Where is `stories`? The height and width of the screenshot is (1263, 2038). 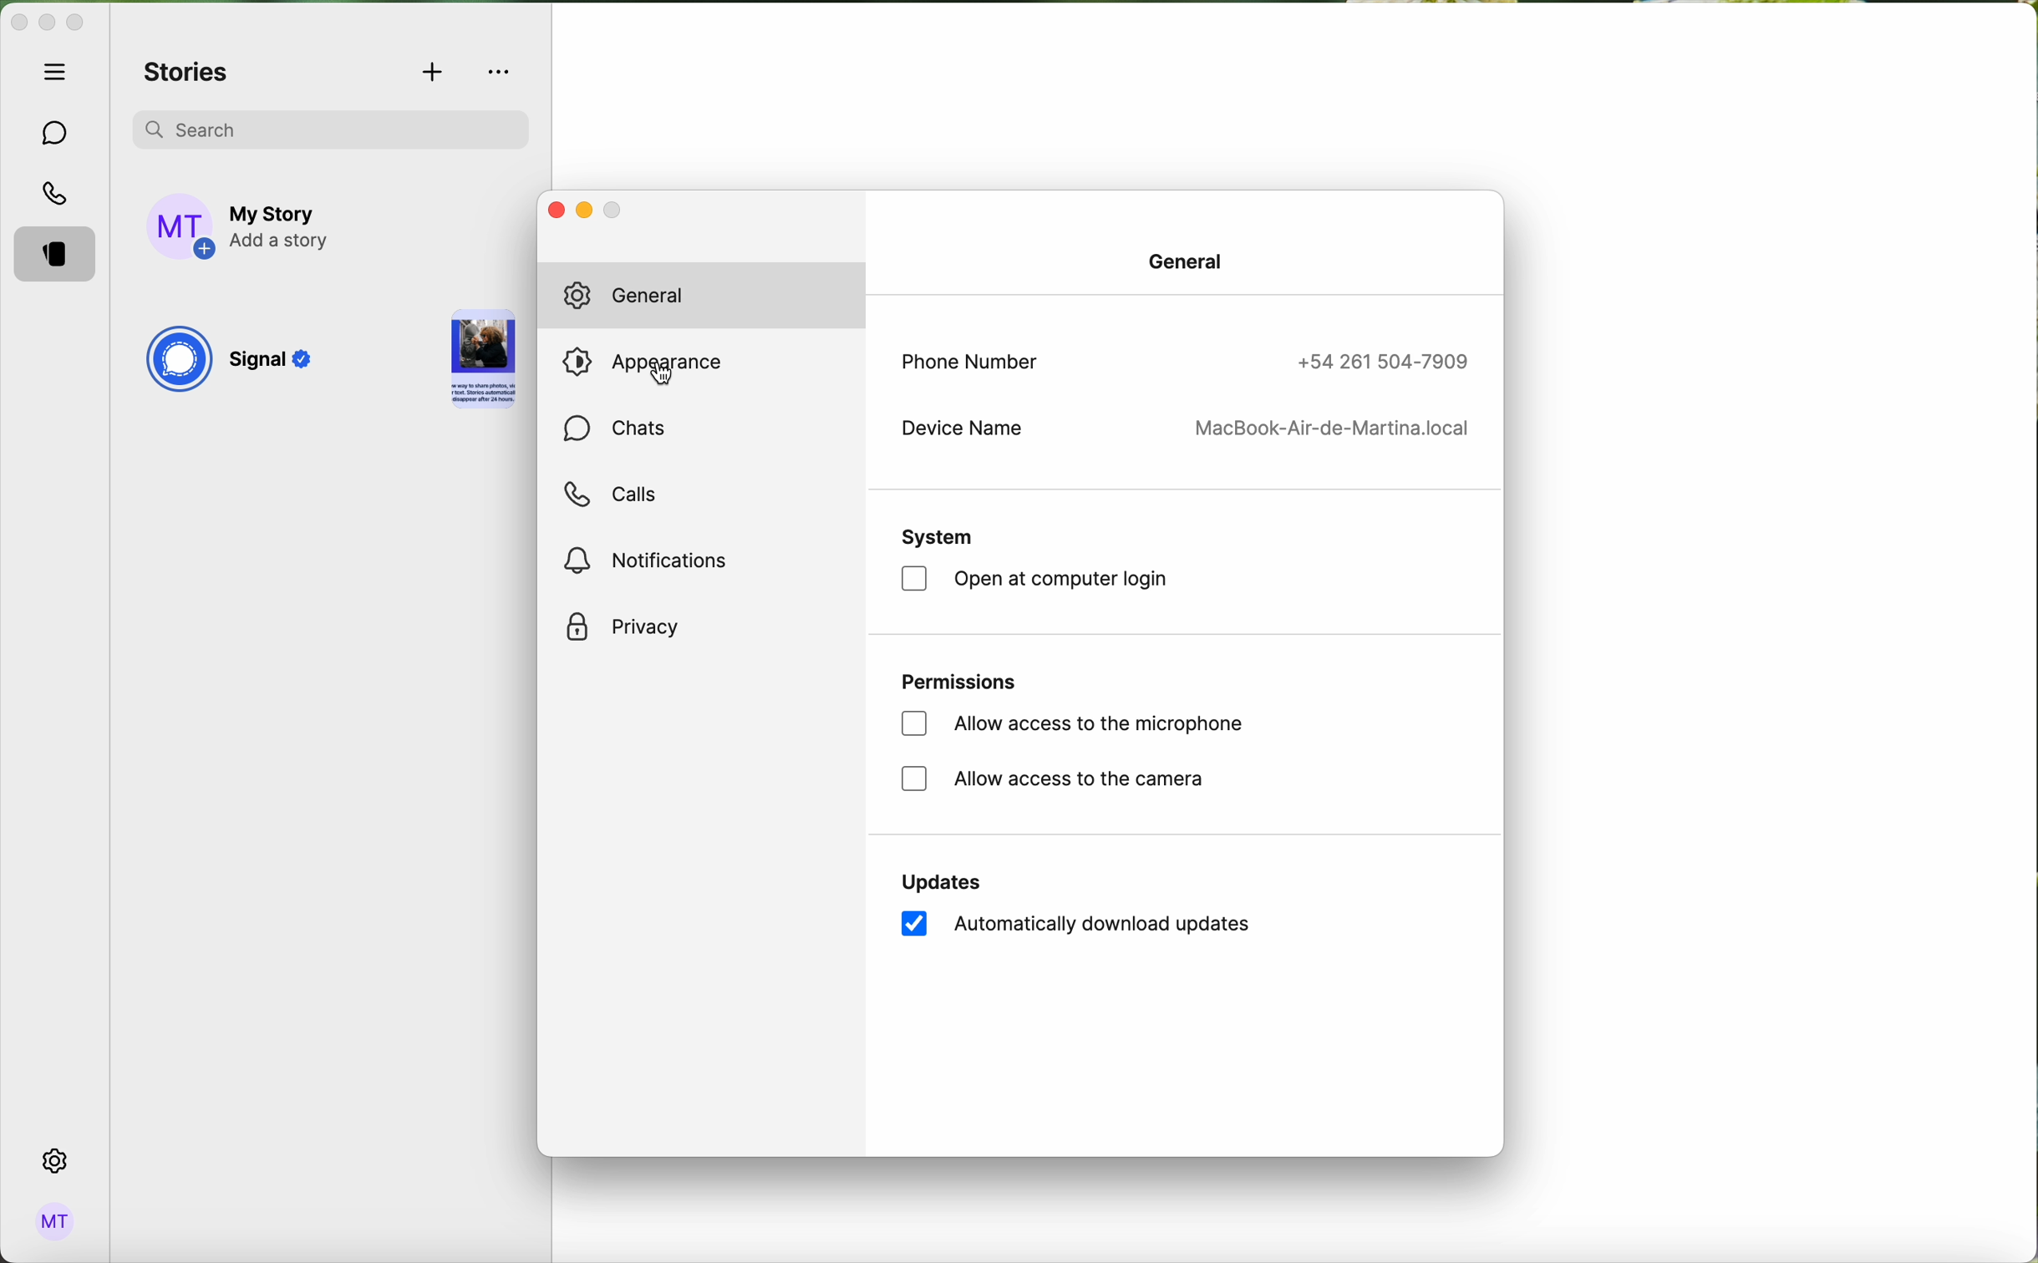 stories is located at coordinates (187, 74).